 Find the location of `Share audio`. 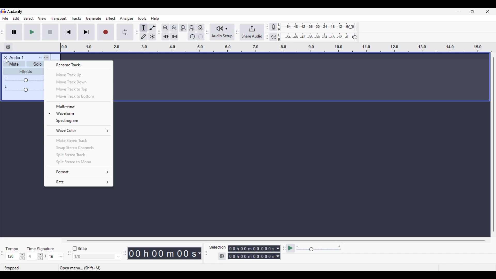

Share audio is located at coordinates (252, 32).